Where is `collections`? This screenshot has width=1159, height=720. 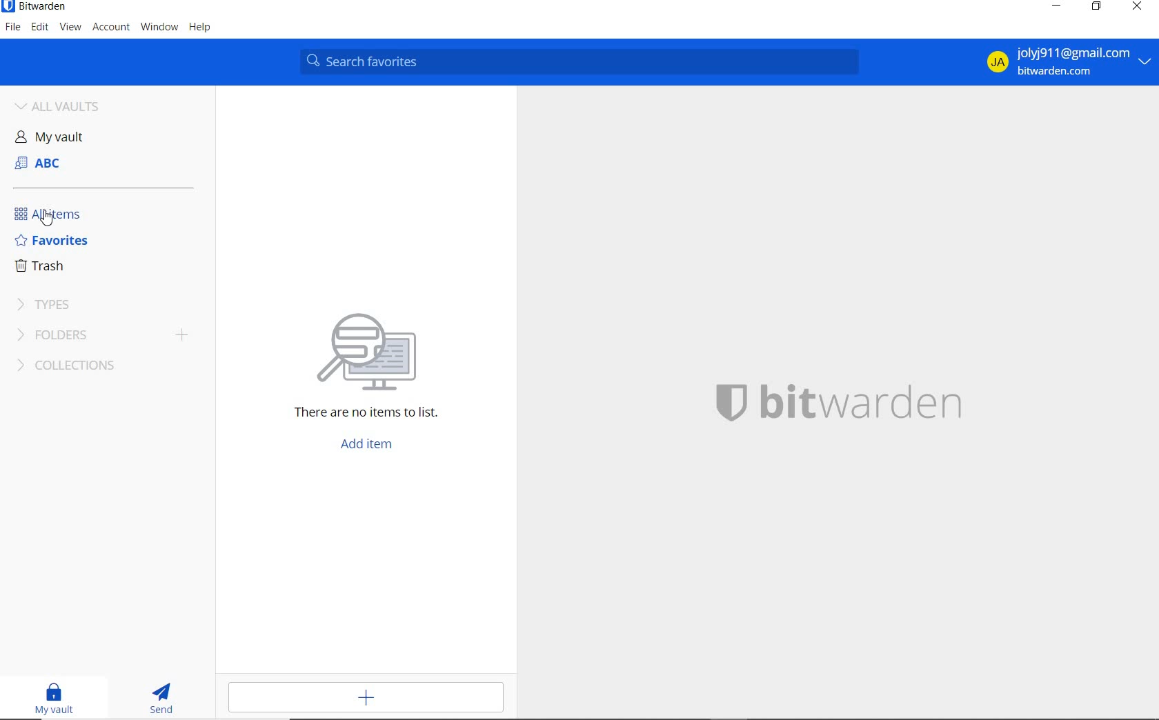 collections is located at coordinates (82, 367).